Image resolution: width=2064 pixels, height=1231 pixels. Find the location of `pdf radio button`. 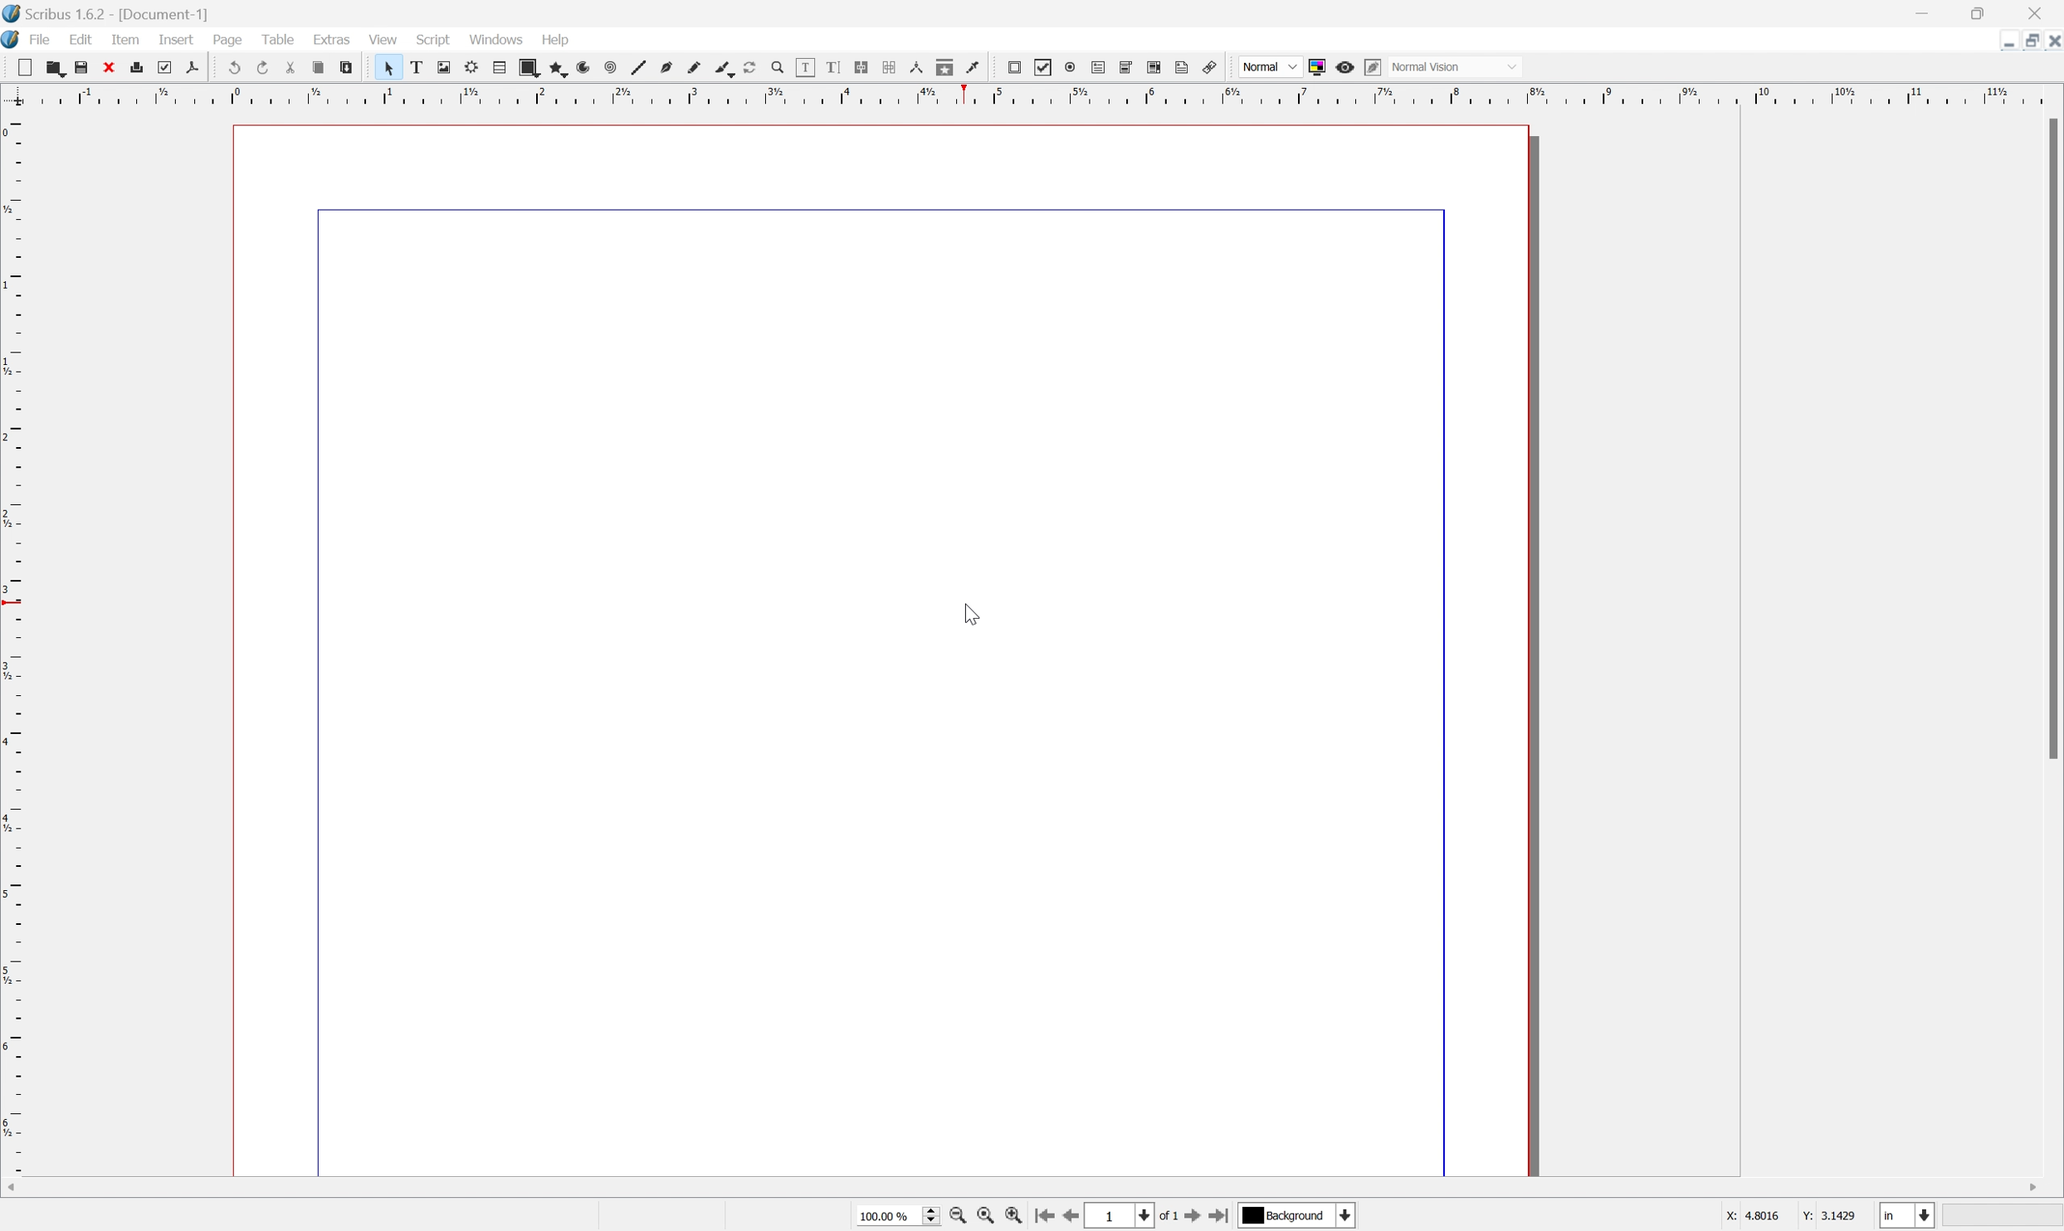

pdf radio button is located at coordinates (1071, 66).